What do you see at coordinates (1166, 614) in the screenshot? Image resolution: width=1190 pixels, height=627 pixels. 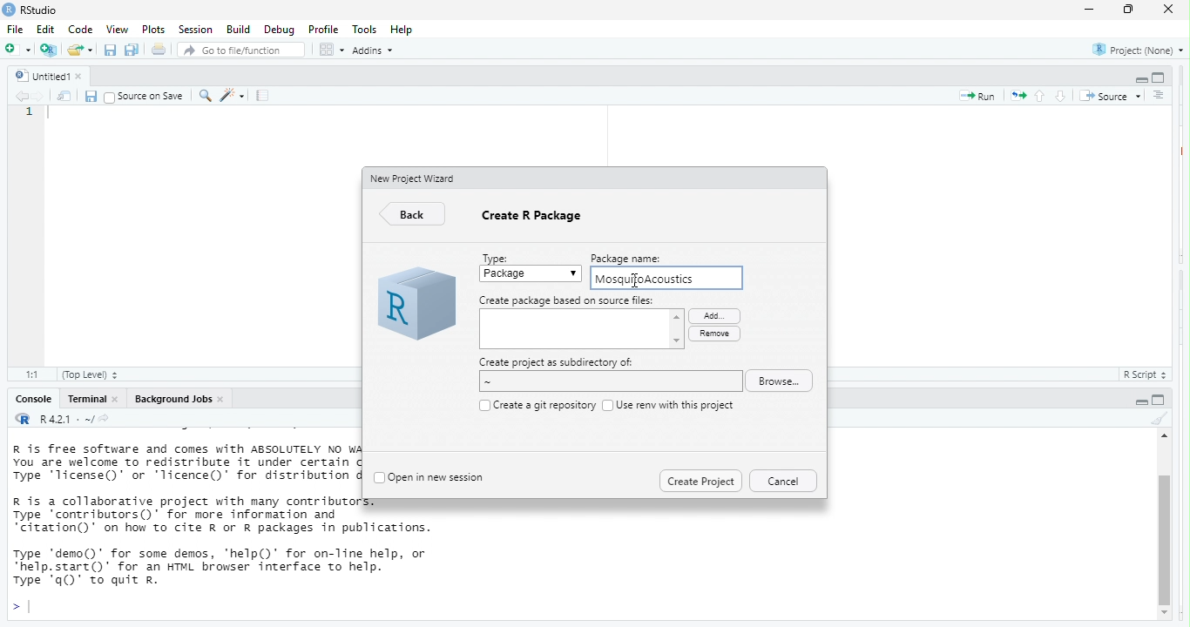 I see `scroll down` at bounding box center [1166, 614].